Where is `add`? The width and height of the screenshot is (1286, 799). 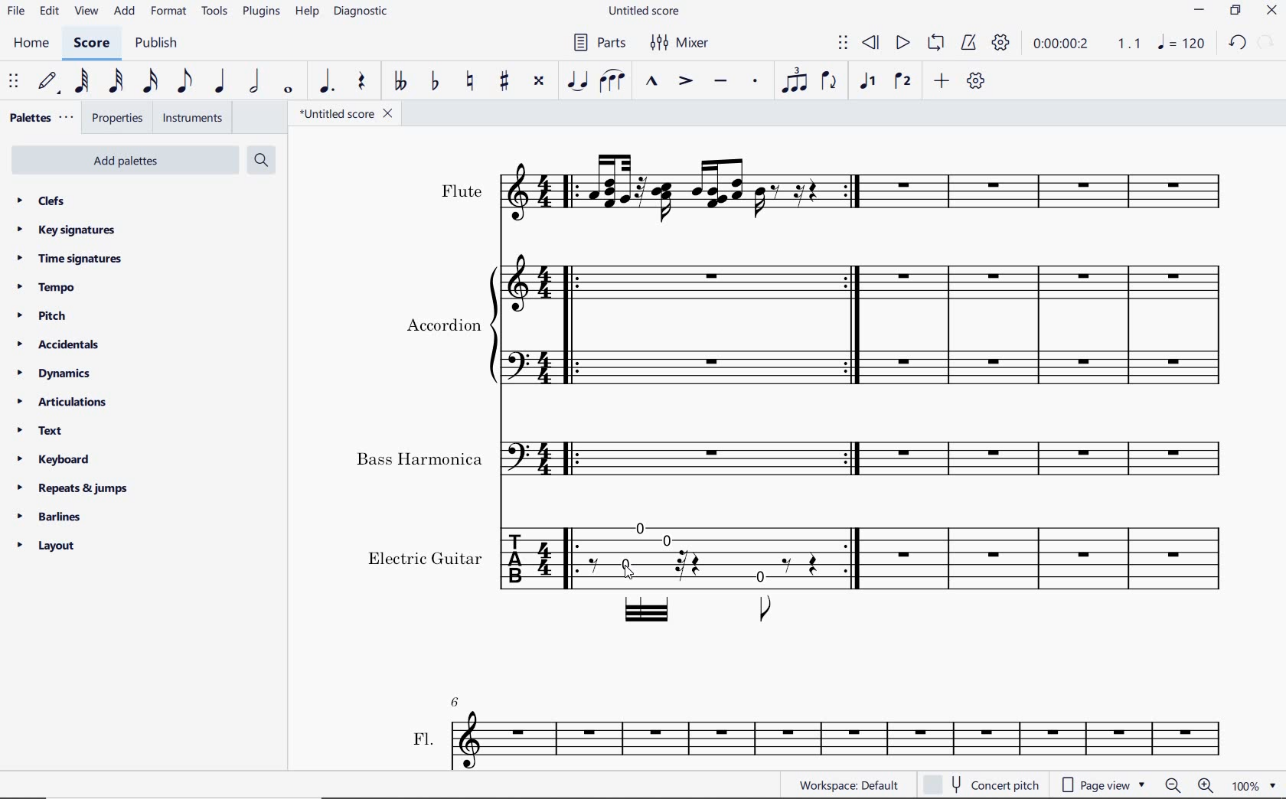 add is located at coordinates (944, 82).